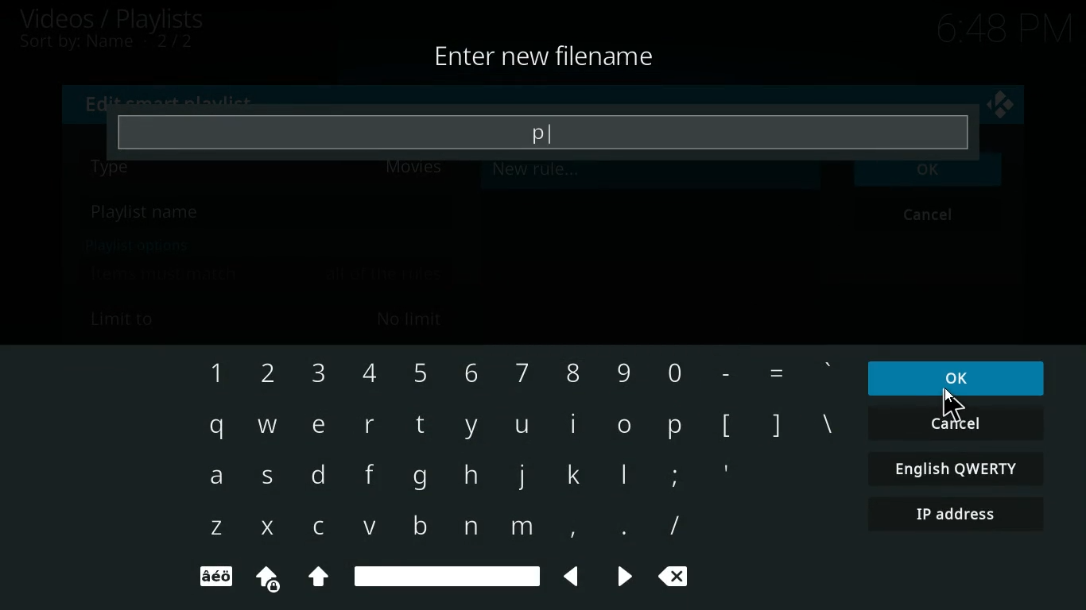  Describe the element at coordinates (370, 528) in the screenshot. I see `v` at that location.